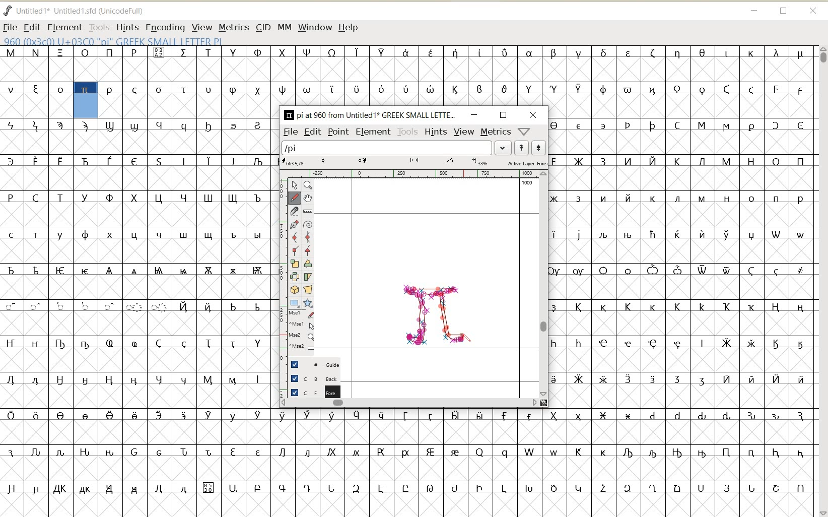 The height and width of the screenshot is (517, 828). Describe the element at coordinates (529, 148) in the screenshot. I see `show previous/next word list` at that location.